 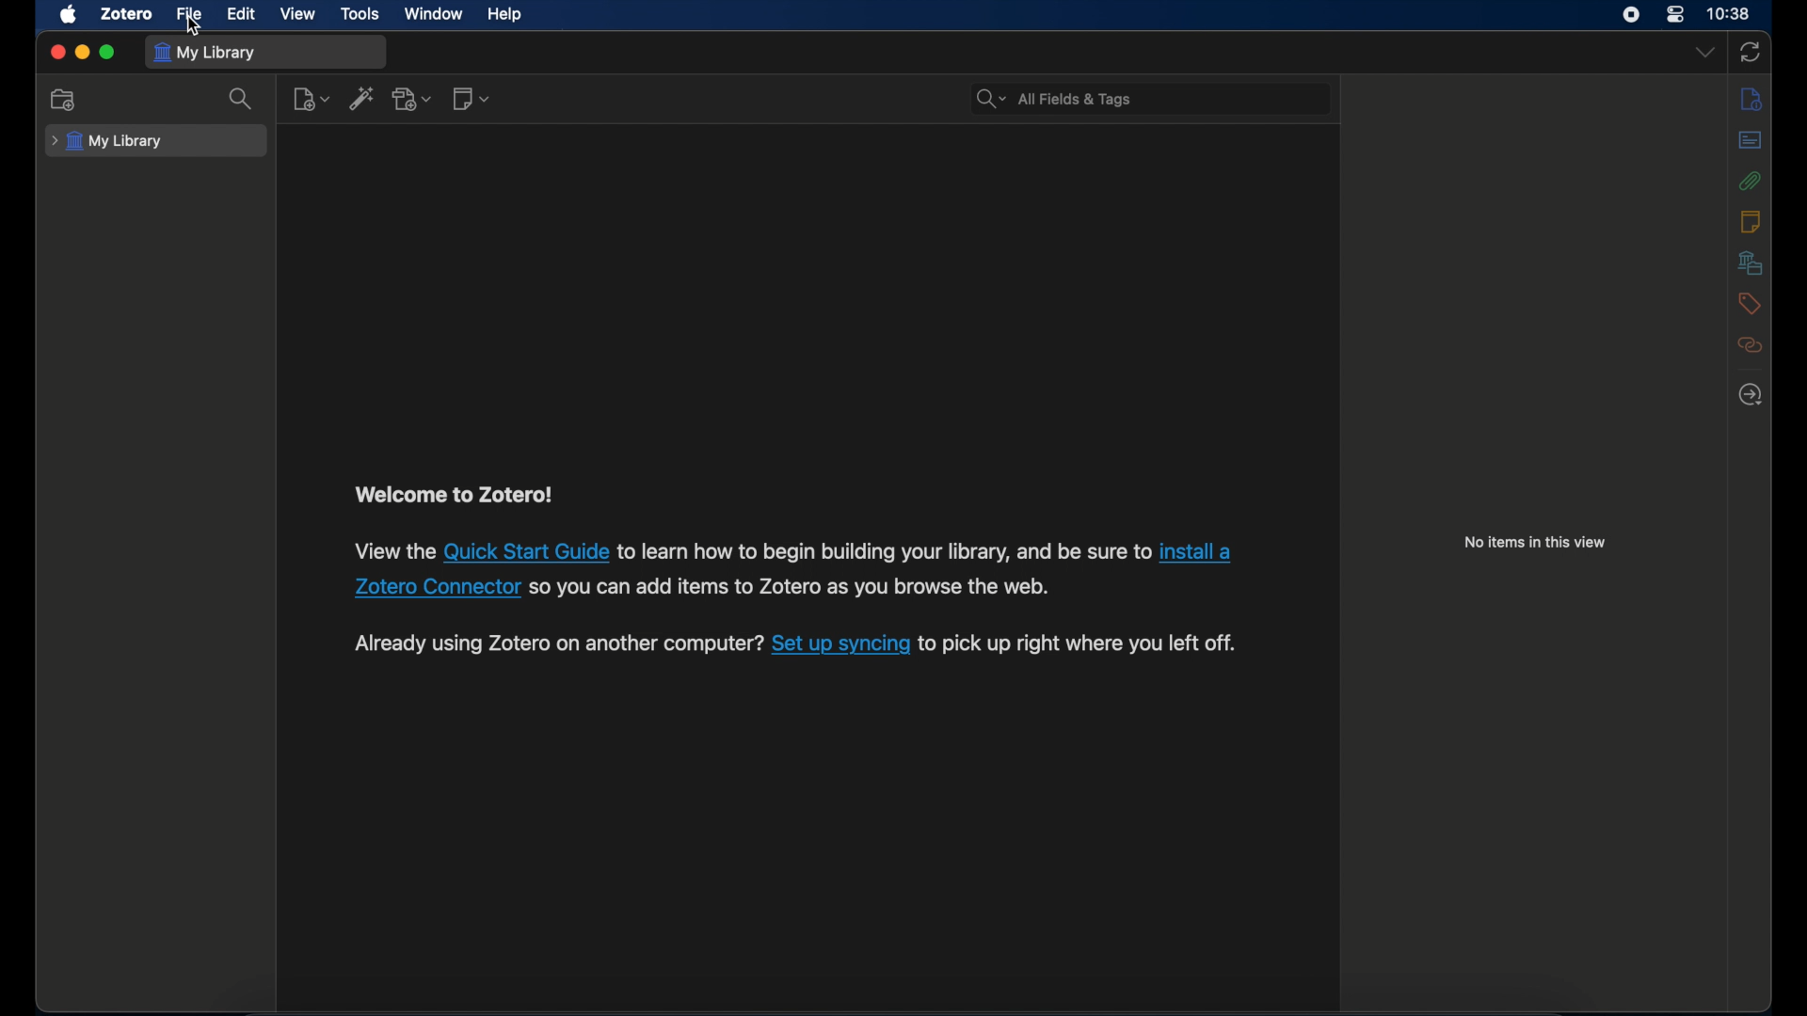 What do you see at coordinates (392, 549) in the screenshot?
I see `view the` at bounding box center [392, 549].